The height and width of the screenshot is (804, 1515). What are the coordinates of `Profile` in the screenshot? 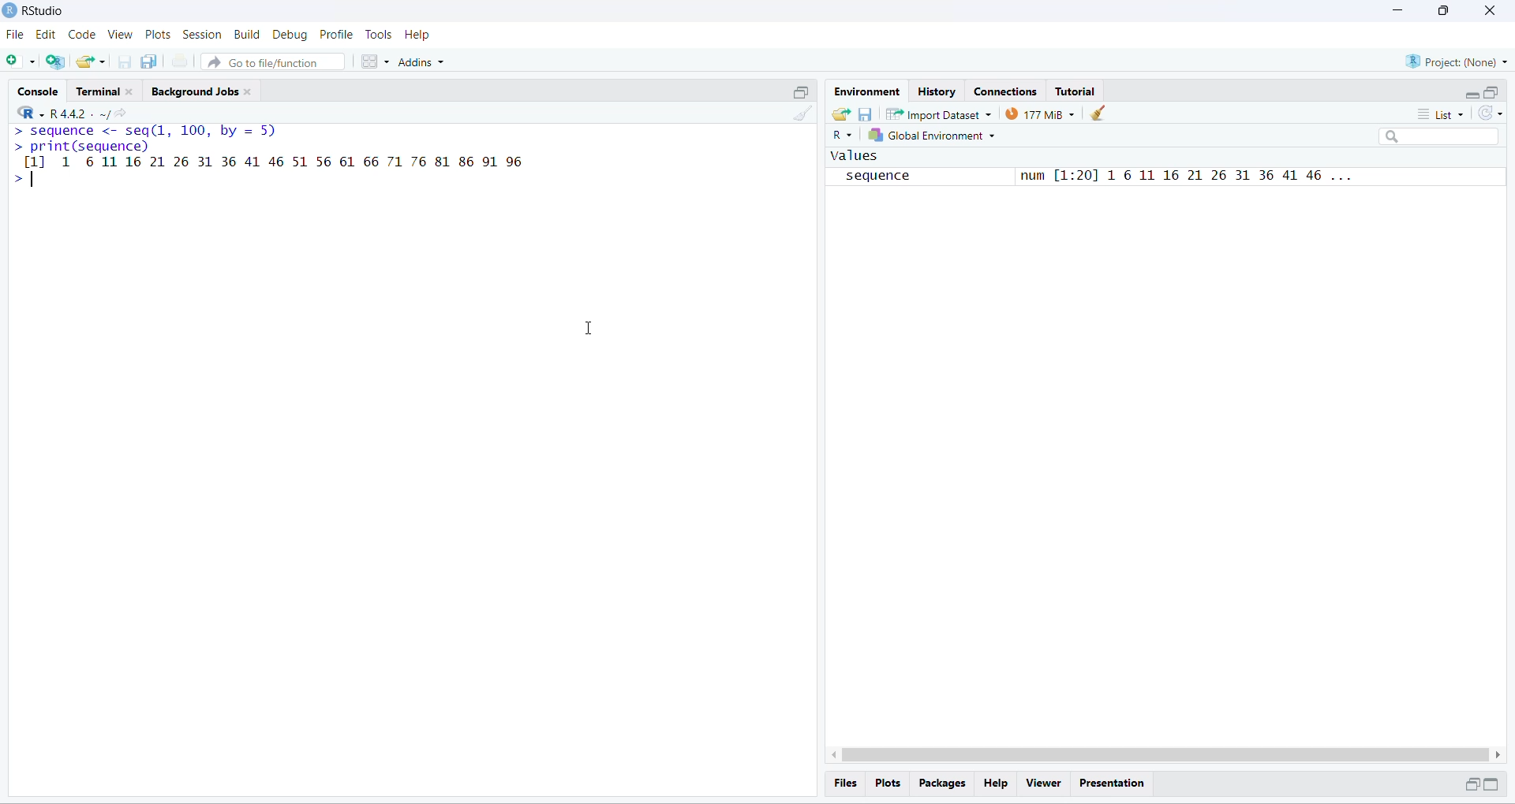 It's located at (335, 34).